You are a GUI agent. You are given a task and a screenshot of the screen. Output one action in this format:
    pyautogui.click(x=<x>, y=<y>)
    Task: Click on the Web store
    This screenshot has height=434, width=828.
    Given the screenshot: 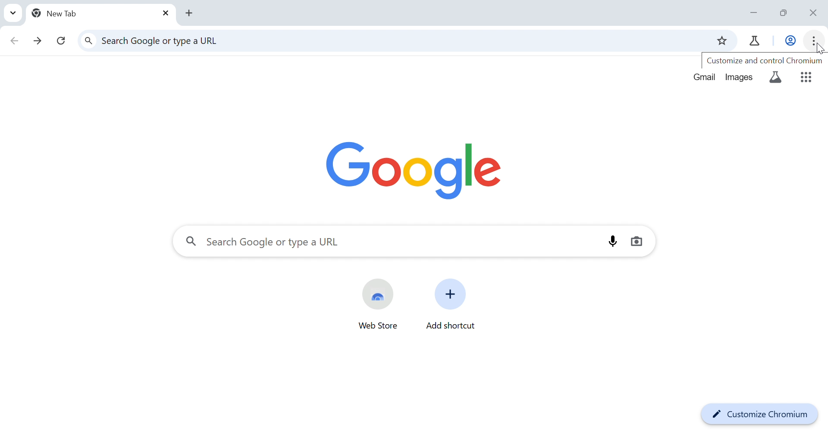 What is the action you would take?
    pyautogui.click(x=378, y=327)
    